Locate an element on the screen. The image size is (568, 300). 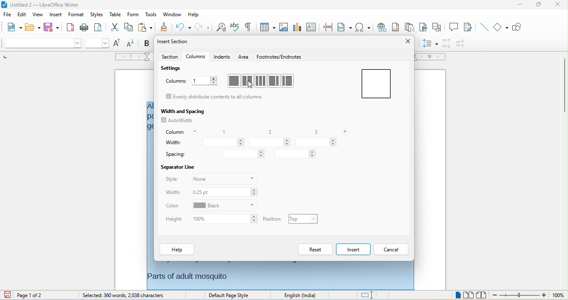
2 column with different size(left>right) is located at coordinates (274, 81).